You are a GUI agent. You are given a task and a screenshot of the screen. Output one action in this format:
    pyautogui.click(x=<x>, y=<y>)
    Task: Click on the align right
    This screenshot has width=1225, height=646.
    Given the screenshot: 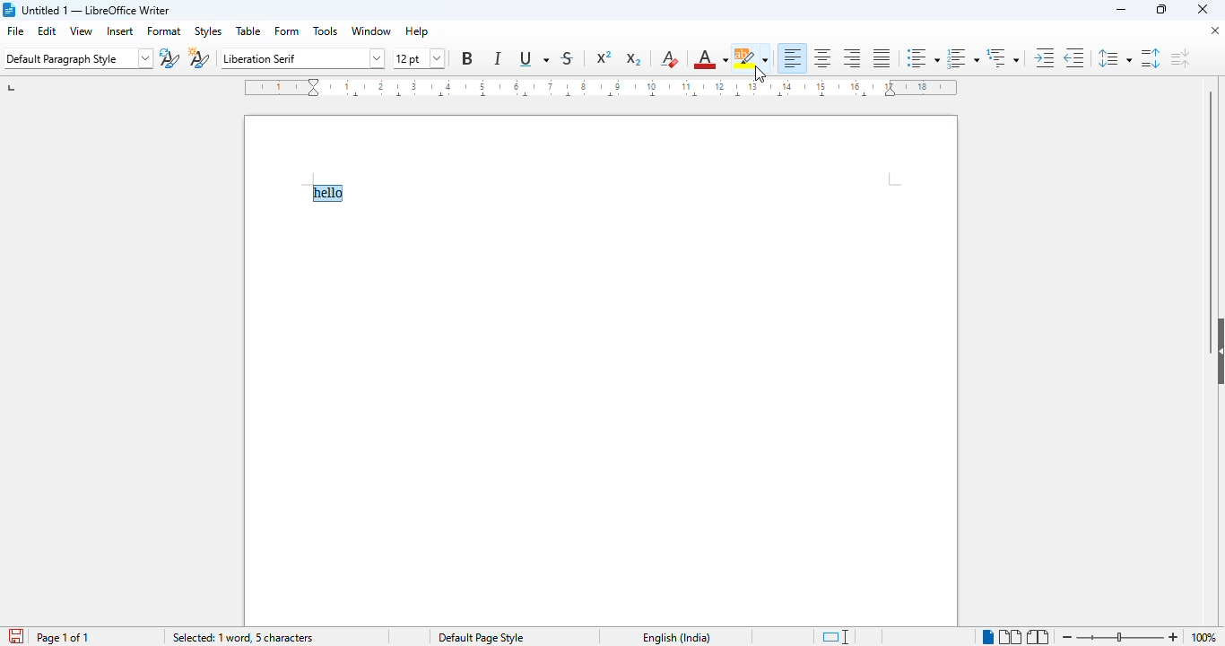 What is the action you would take?
    pyautogui.click(x=853, y=59)
    